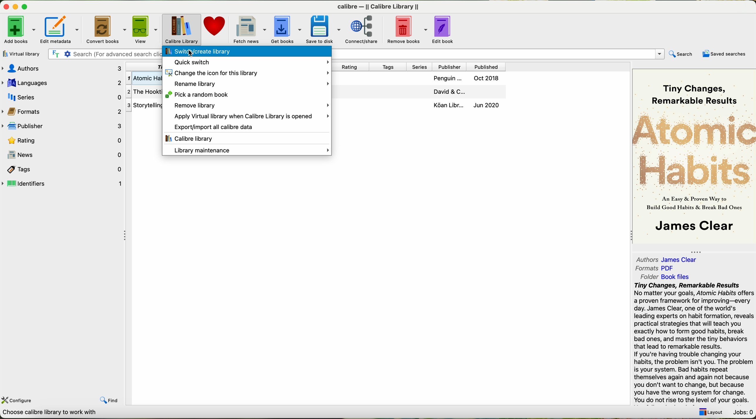 This screenshot has width=756, height=419. What do you see at coordinates (466, 106) in the screenshot?
I see `Koan Libr... Jun 2020` at bounding box center [466, 106].